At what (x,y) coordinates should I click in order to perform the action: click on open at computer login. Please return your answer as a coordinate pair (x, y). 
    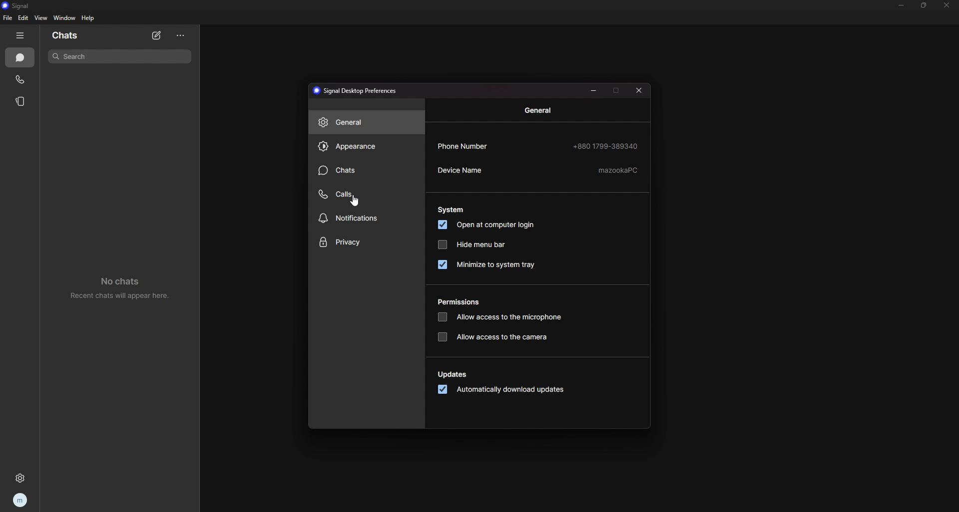
    Looking at the image, I should click on (487, 225).